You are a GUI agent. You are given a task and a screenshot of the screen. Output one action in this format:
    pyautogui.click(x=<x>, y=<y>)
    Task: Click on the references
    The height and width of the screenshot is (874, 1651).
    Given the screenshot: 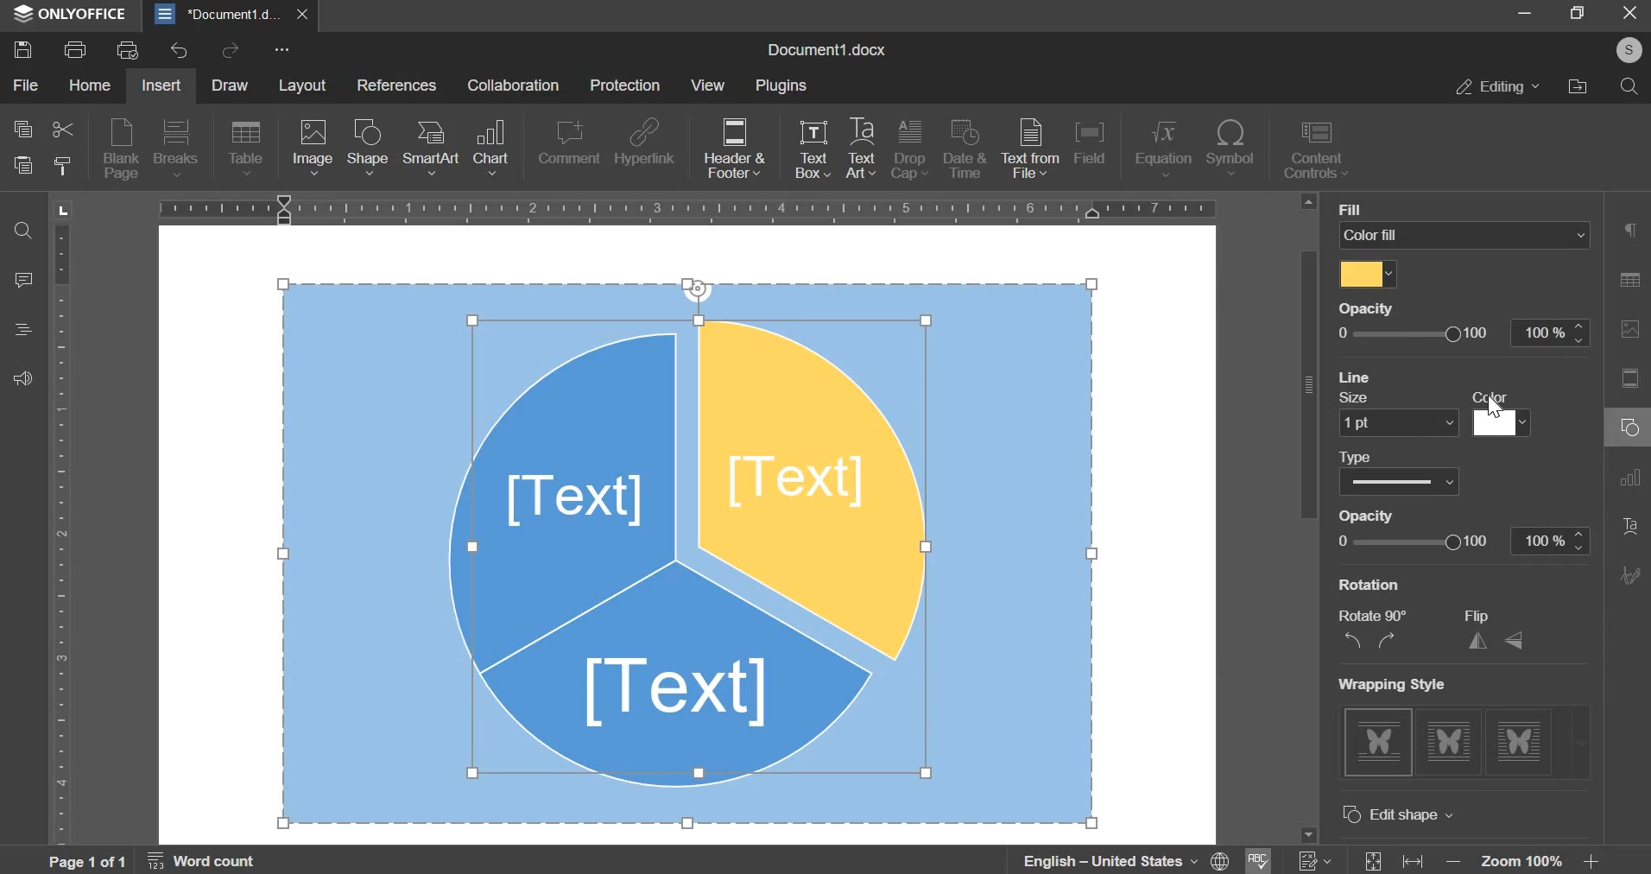 What is the action you would take?
    pyautogui.click(x=401, y=87)
    